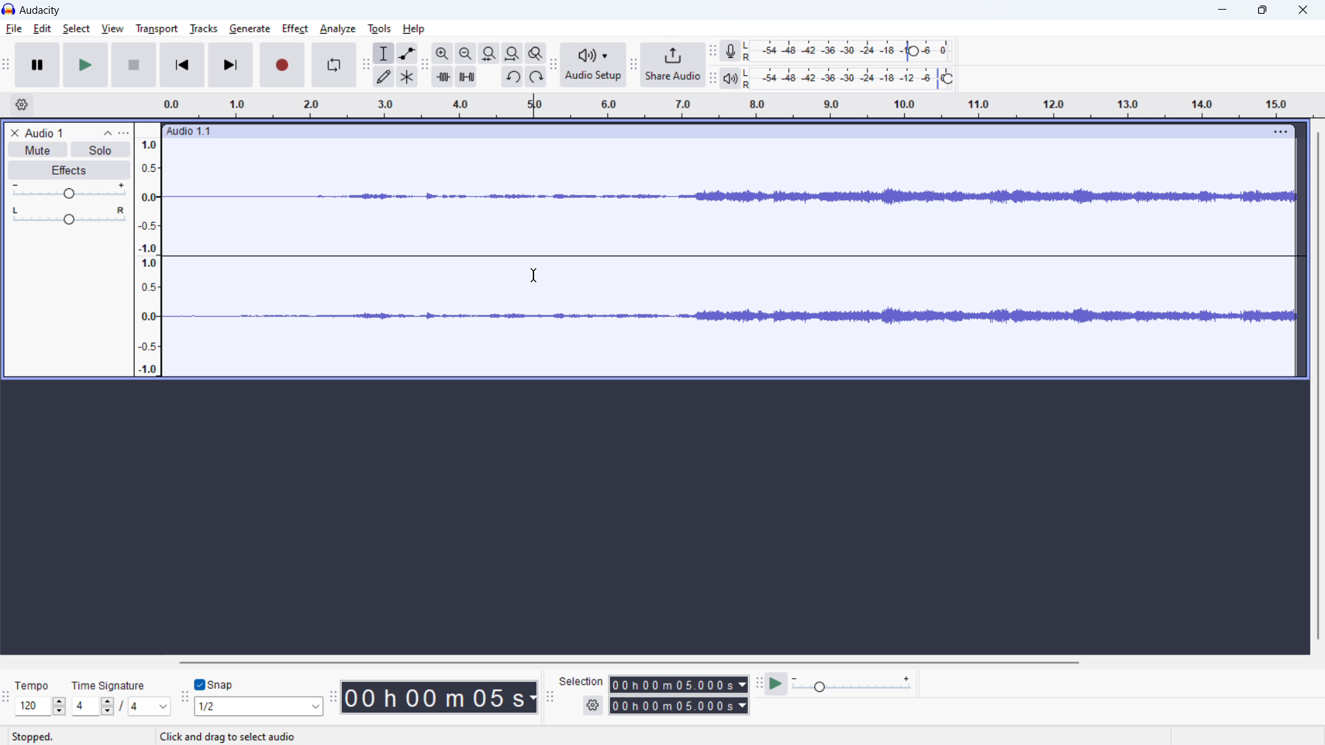  What do you see at coordinates (295, 29) in the screenshot?
I see `effect` at bounding box center [295, 29].